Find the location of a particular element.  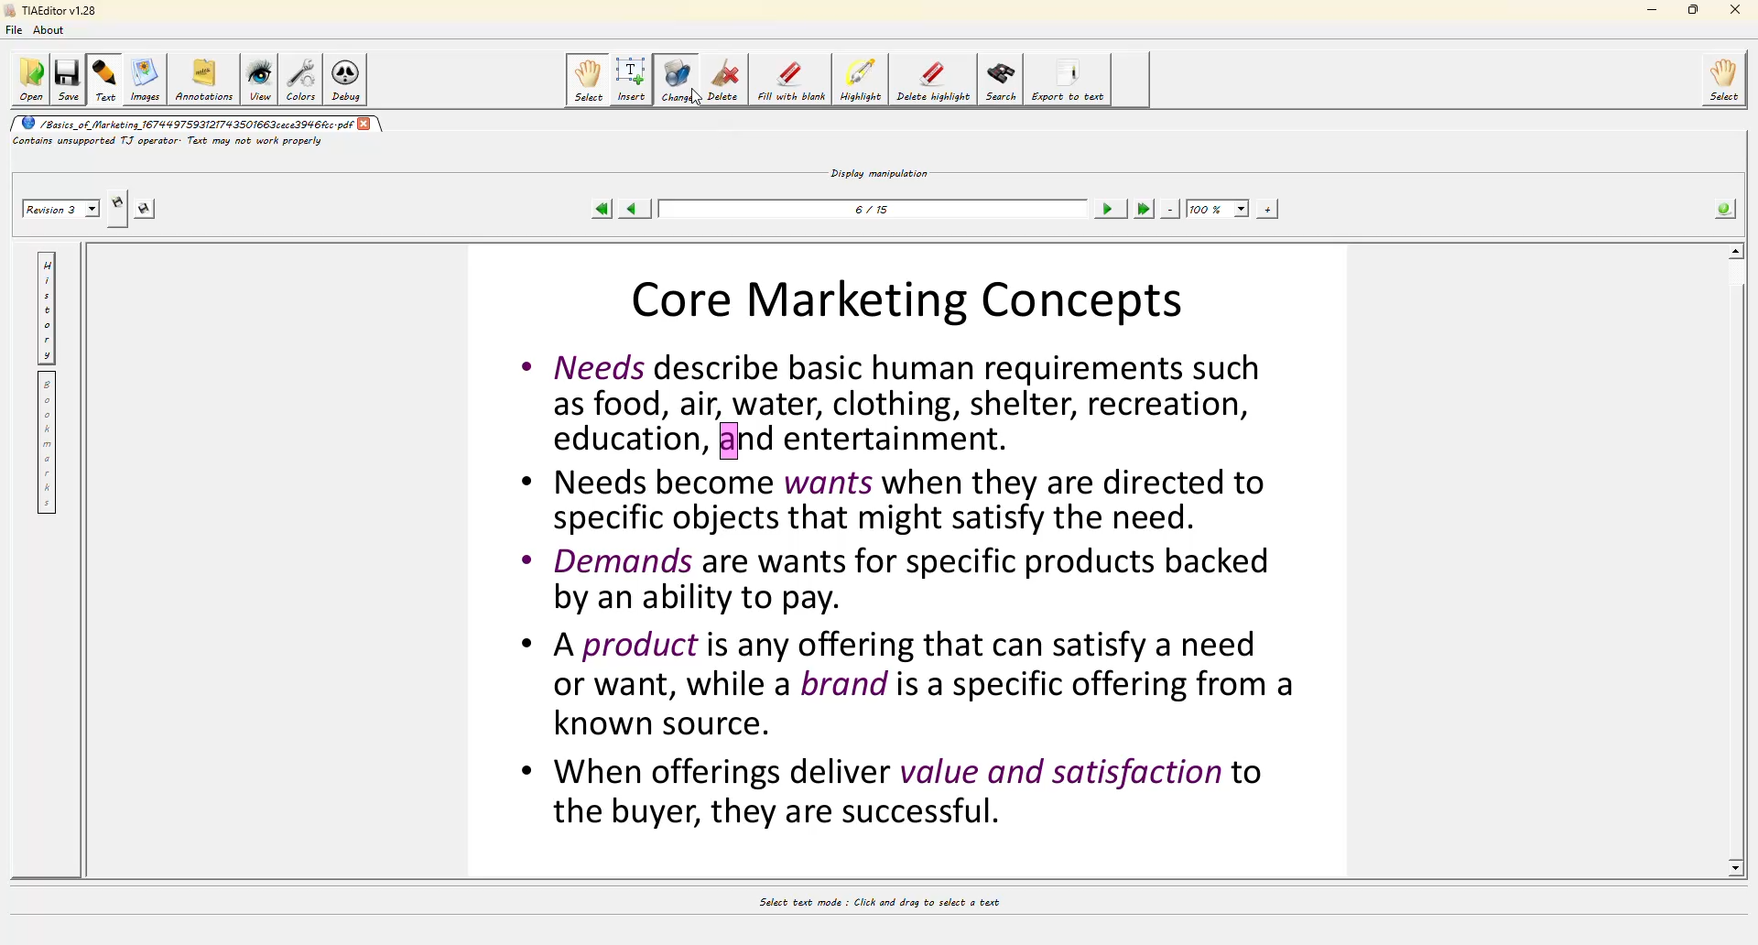

select is located at coordinates (1729, 77).